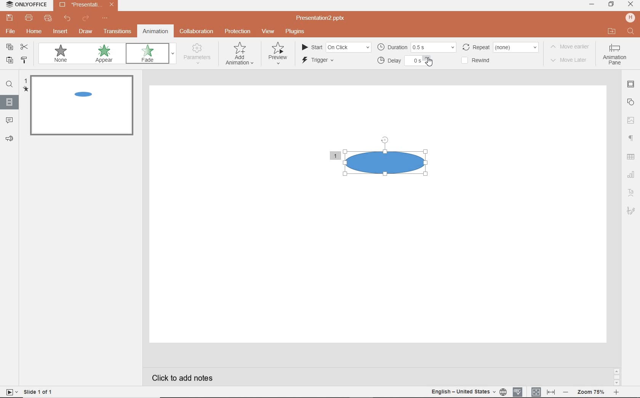 The width and height of the screenshot is (640, 398). I want to click on Presentation2.pptx, so click(86, 6).